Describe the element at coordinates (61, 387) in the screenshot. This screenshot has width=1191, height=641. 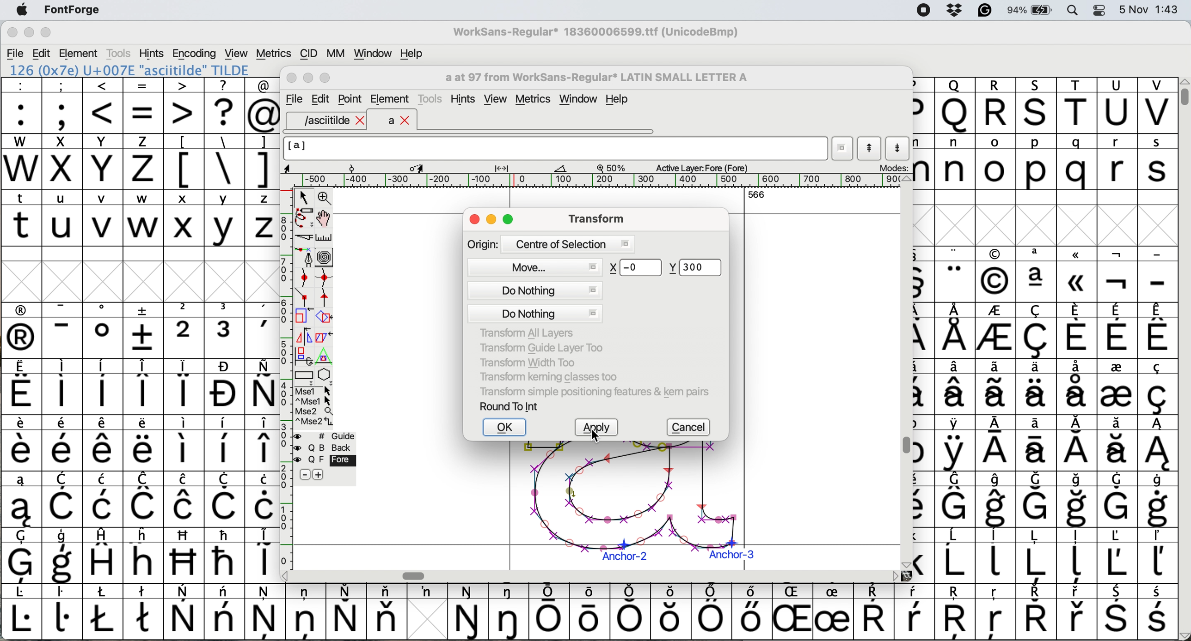
I see `symbol` at that location.